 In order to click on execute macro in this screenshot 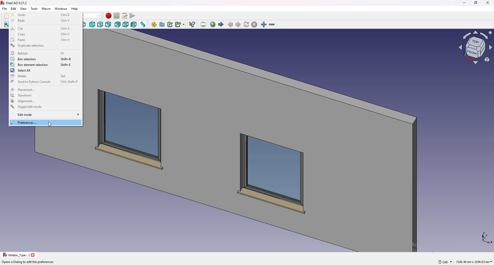, I will do `click(132, 16)`.